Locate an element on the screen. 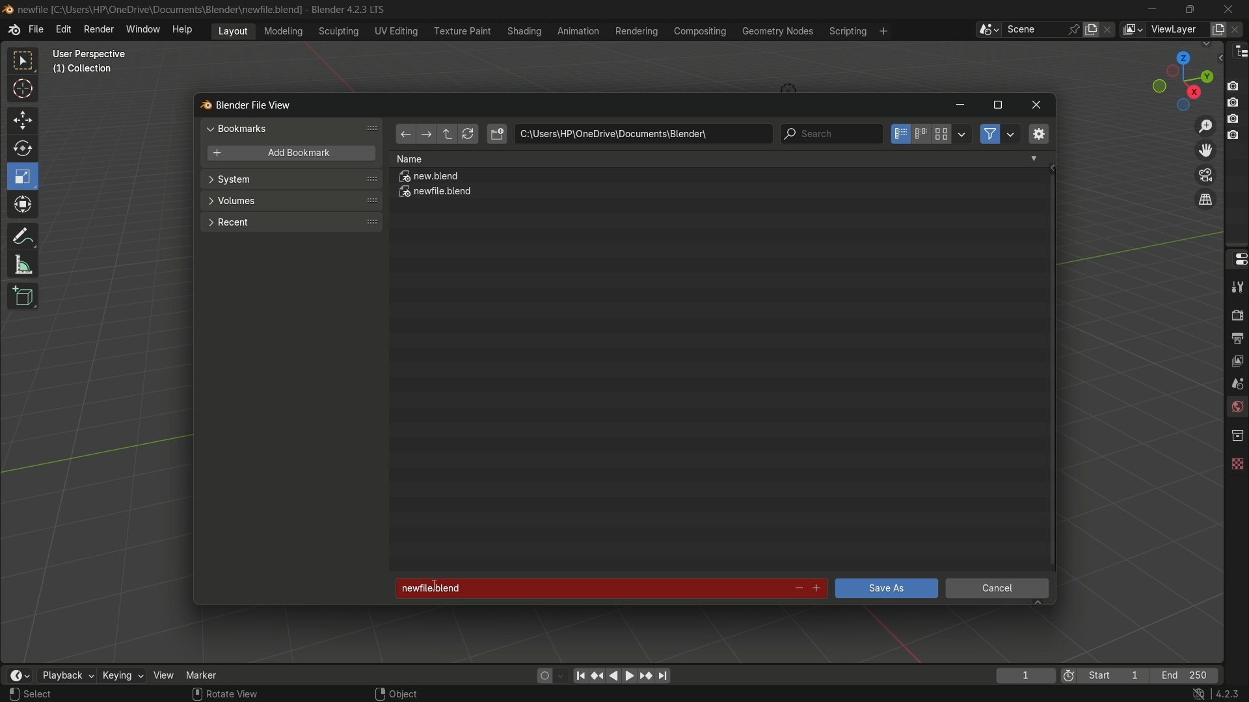 This screenshot has height=702, width=1249. jump to endpoint is located at coordinates (664, 676).